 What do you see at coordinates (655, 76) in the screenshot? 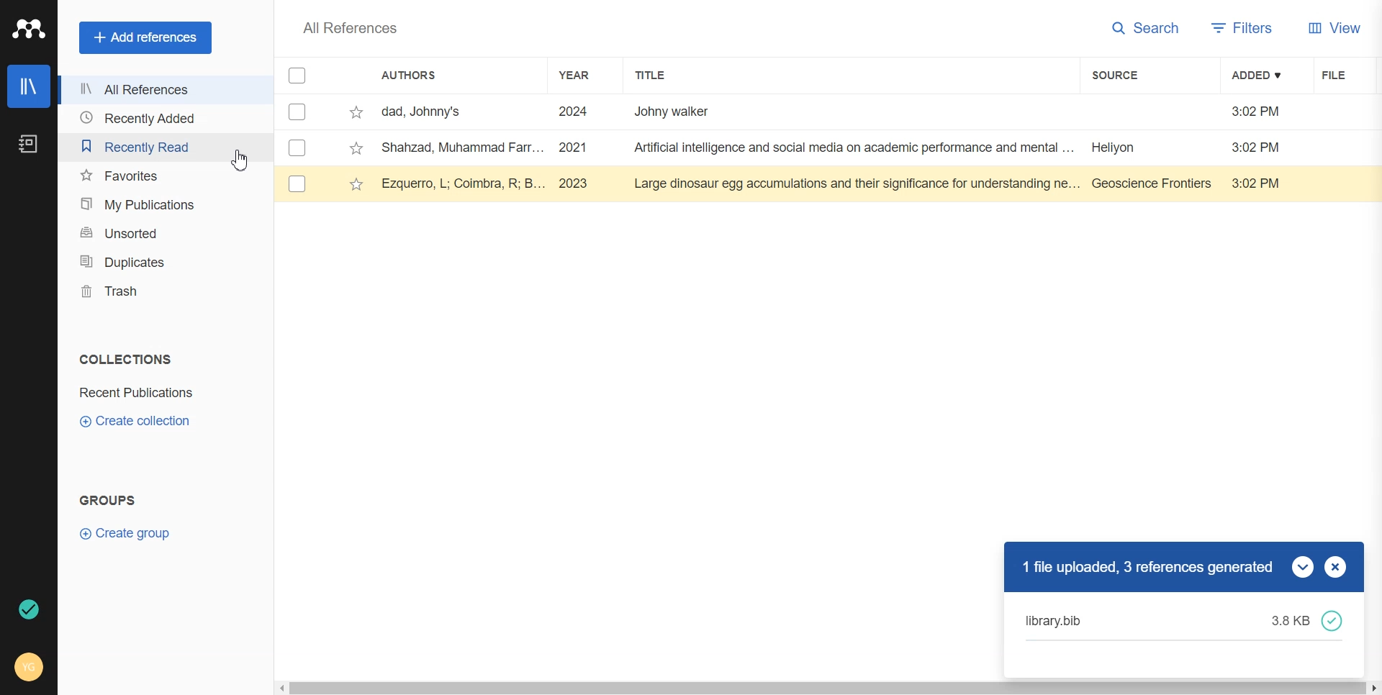
I see `Title` at bounding box center [655, 76].